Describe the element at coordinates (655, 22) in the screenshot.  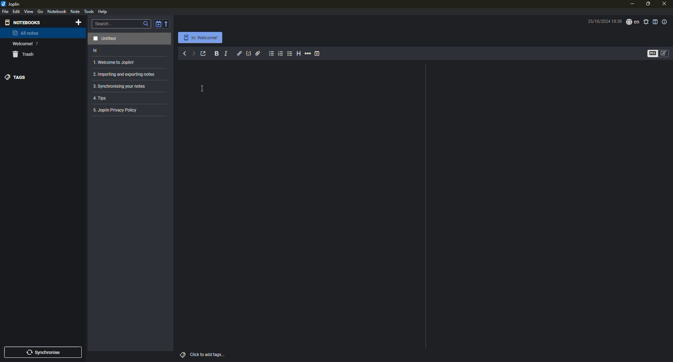
I see `toggle editor layout` at that location.